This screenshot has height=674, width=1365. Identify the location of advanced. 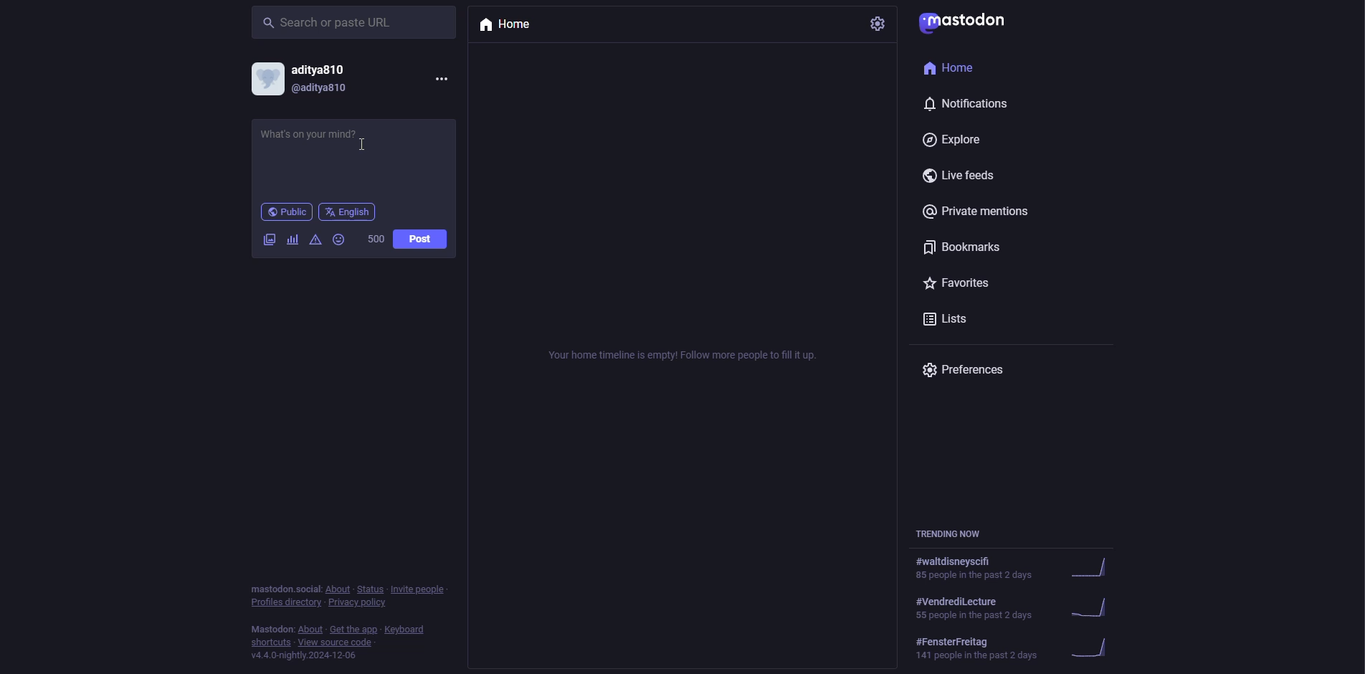
(317, 240).